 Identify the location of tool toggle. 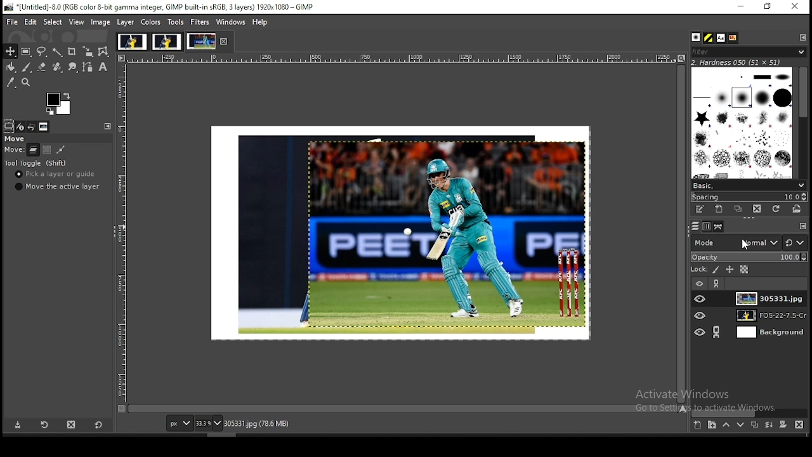
(36, 162).